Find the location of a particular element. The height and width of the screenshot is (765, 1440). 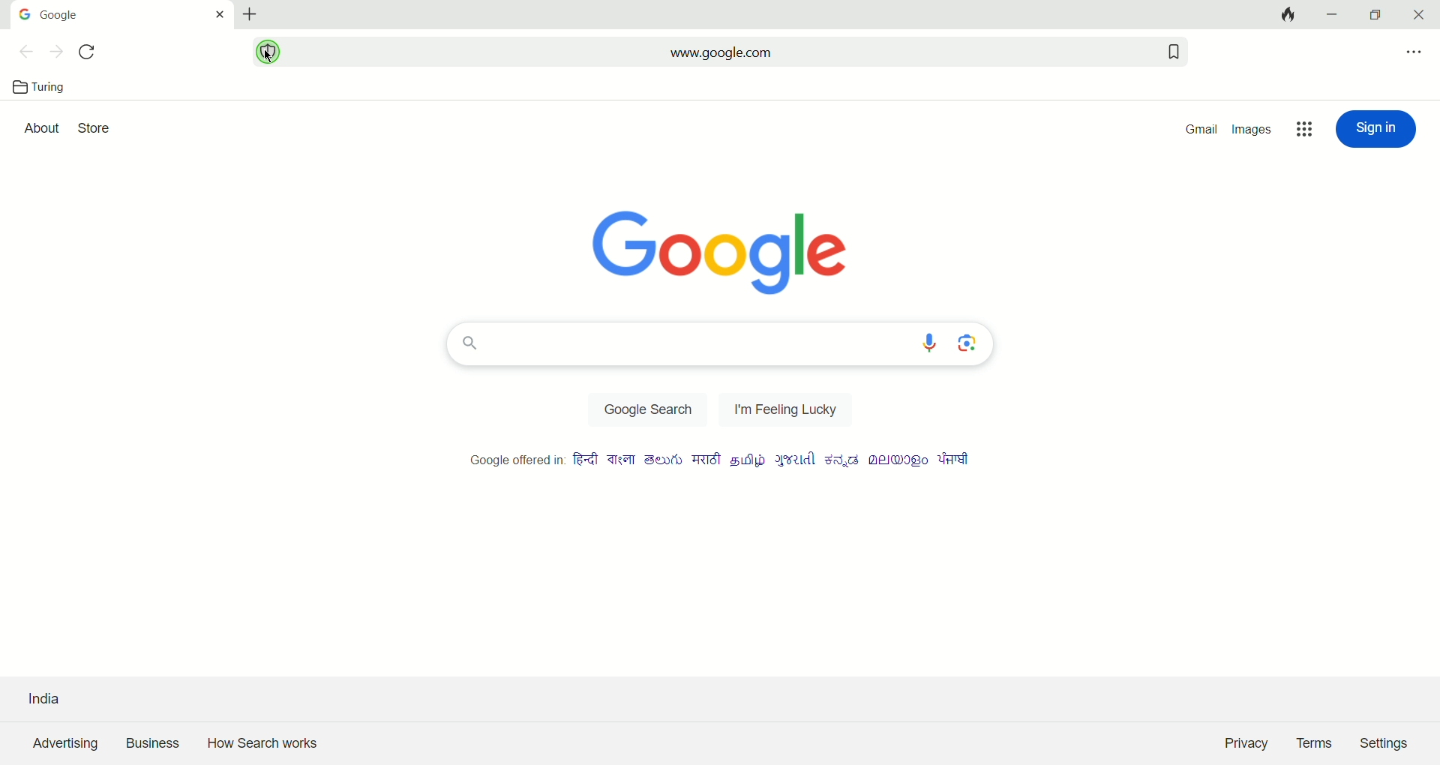

Google icon is located at coordinates (25, 13).